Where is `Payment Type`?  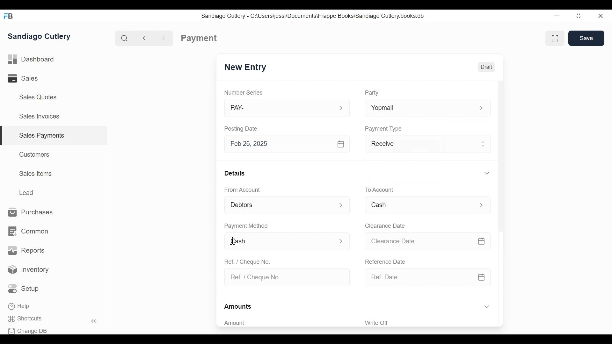
Payment Type is located at coordinates (384, 128).